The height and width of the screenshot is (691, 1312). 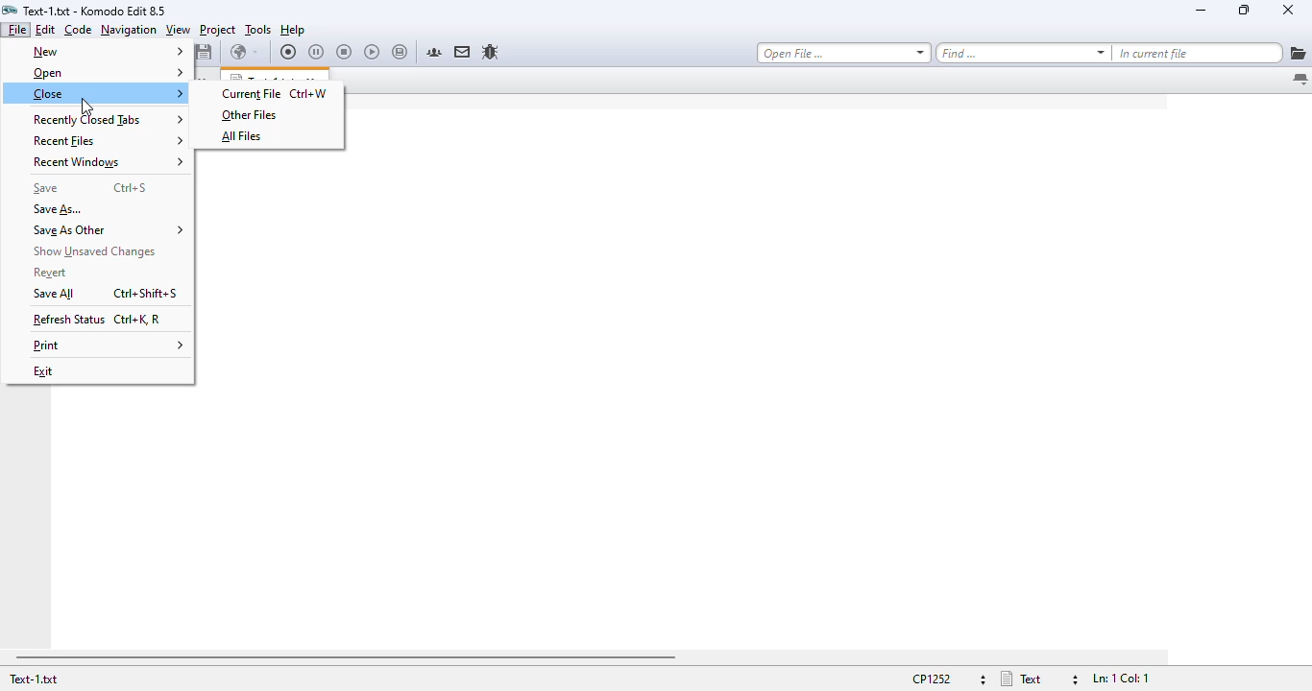 I want to click on shortcut for save, so click(x=131, y=187).